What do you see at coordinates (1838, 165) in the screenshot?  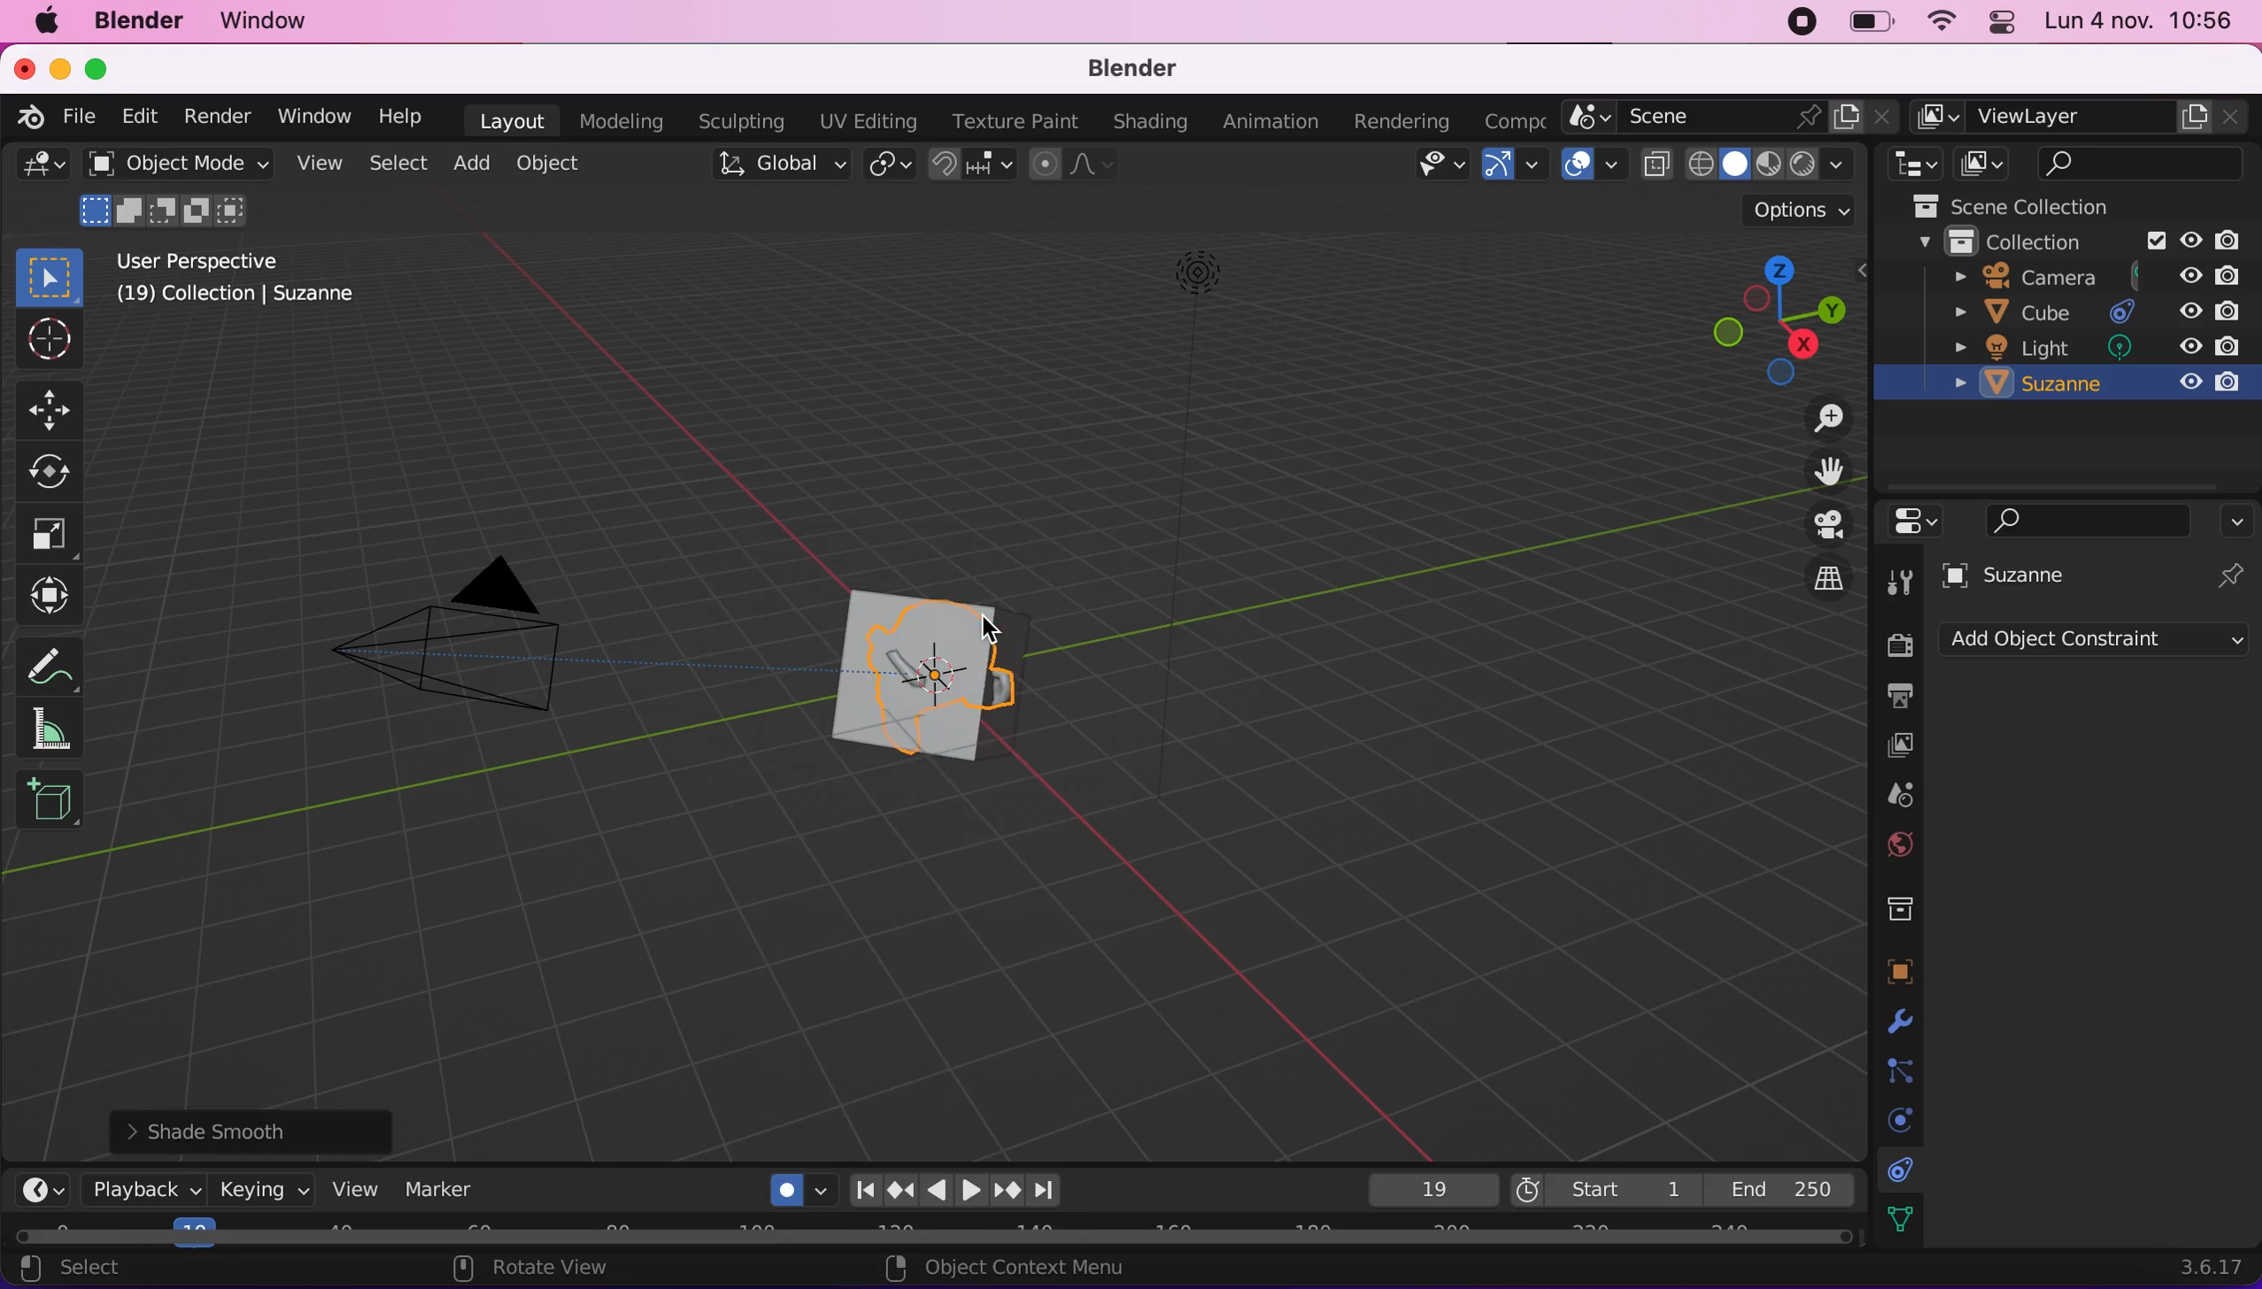 I see `shading` at bounding box center [1838, 165].